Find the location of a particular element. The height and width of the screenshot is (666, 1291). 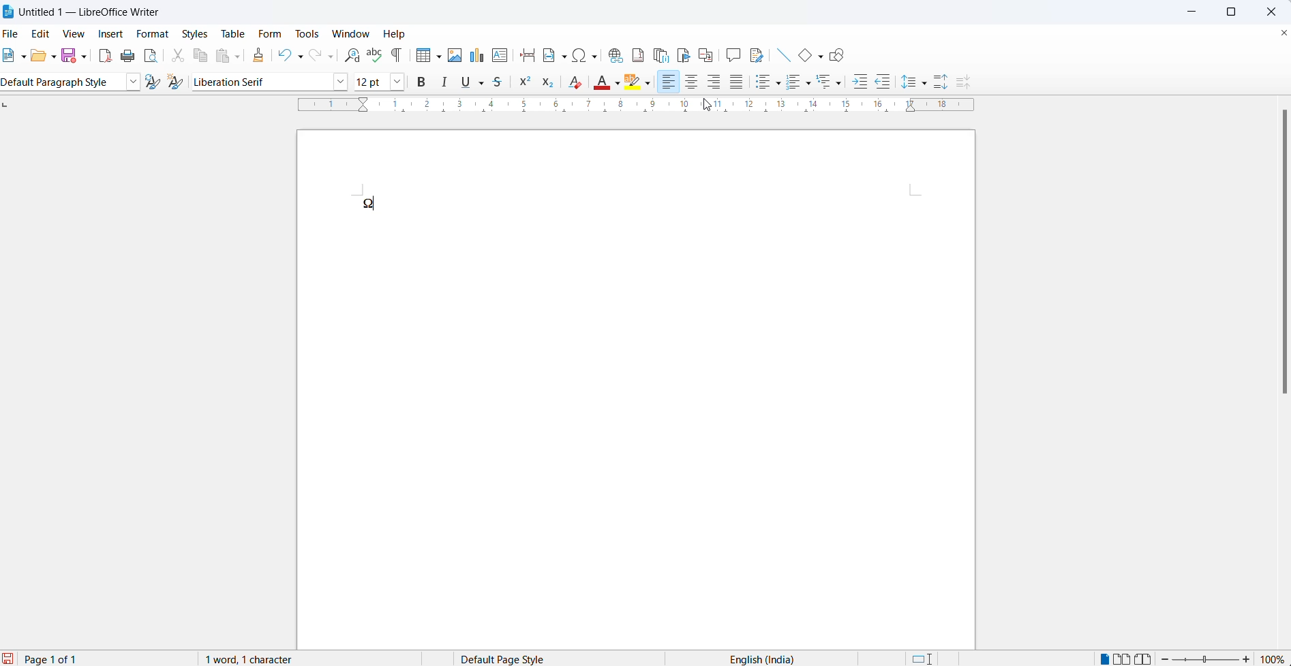

paragraph style is located at coordinates (130, 82).